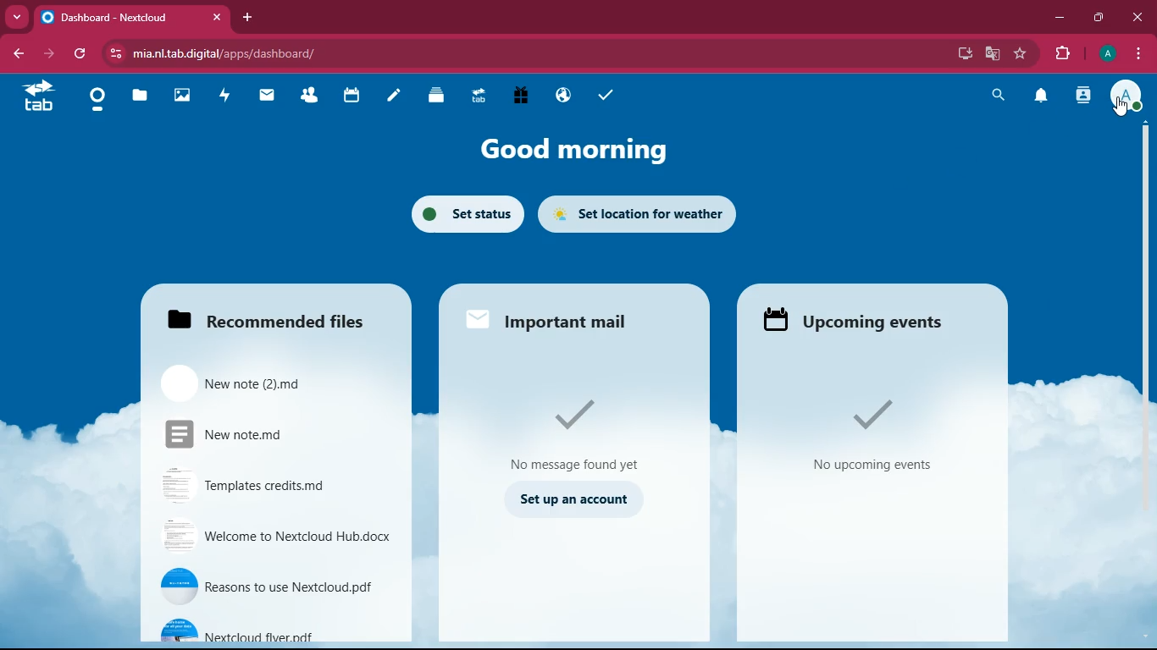 This screenshot has width=1157, height=650. I want to click on Contacts, so click(312, 96).